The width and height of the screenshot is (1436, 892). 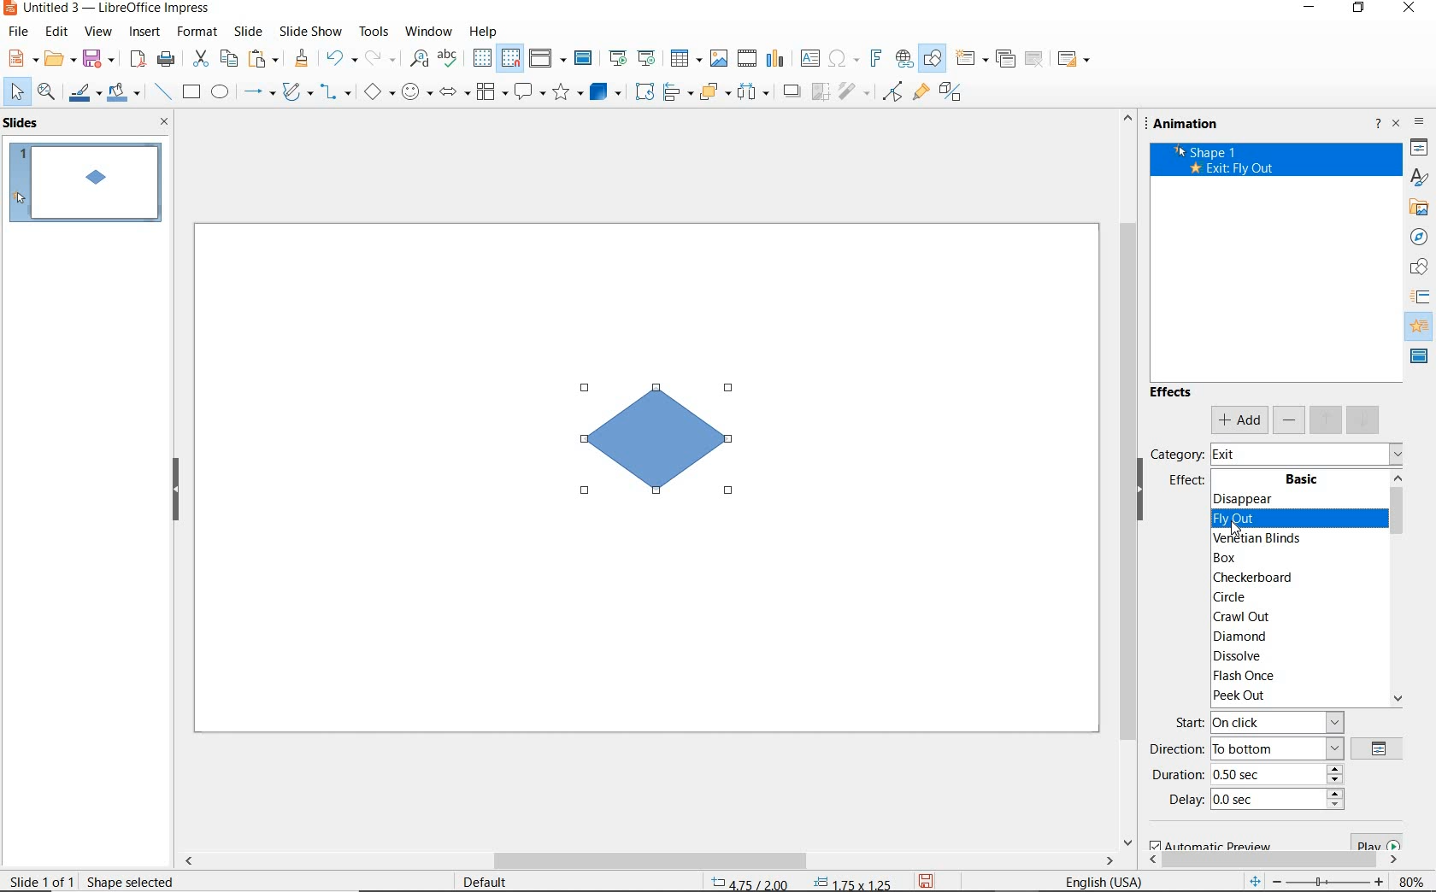 I want to click on shape selected, so click(x=133, y=883).